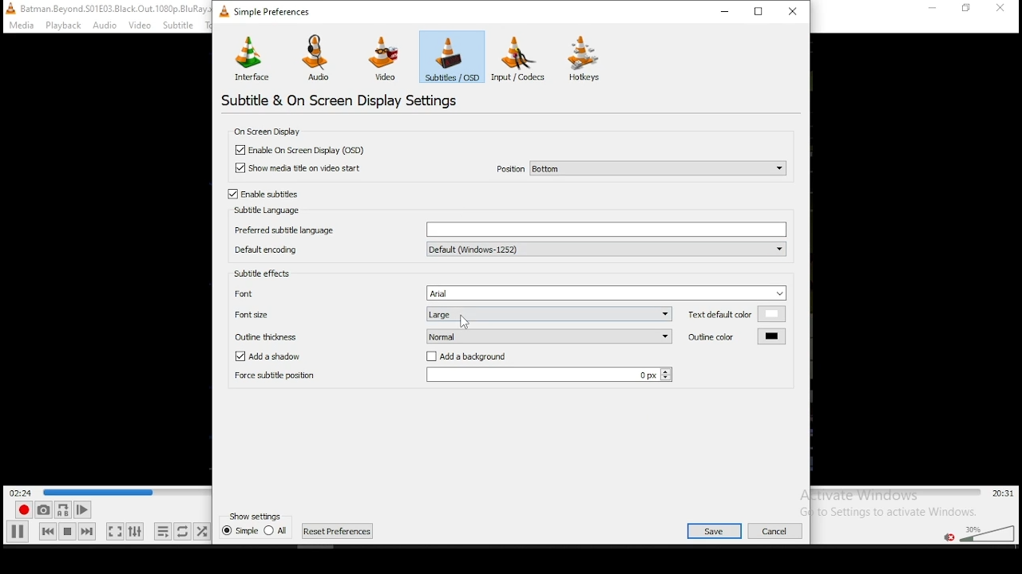 The width and height of the screenshot is (1022, 574). Describe the element at coordinates (715, 531) in the screenshot. I see `save` at that location.